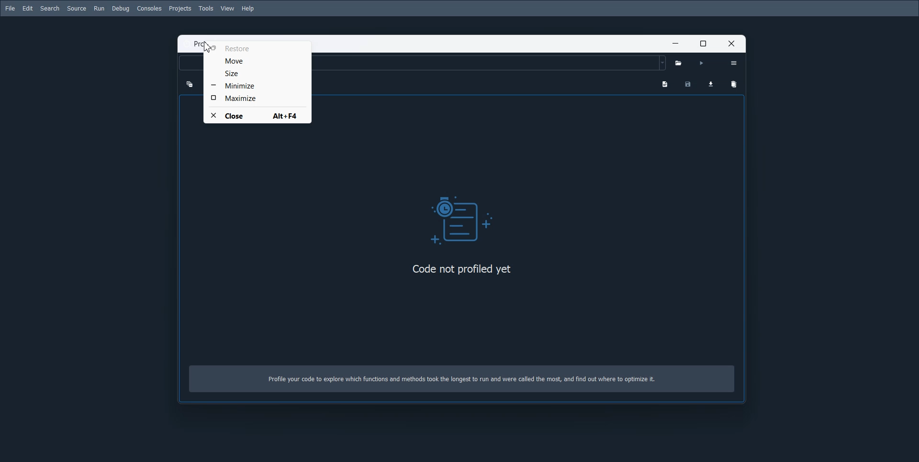 This screenshot has height=462, width=919. Describe the element at coordinates (121, 9) in the screenshot. I see `Debug` at that location.